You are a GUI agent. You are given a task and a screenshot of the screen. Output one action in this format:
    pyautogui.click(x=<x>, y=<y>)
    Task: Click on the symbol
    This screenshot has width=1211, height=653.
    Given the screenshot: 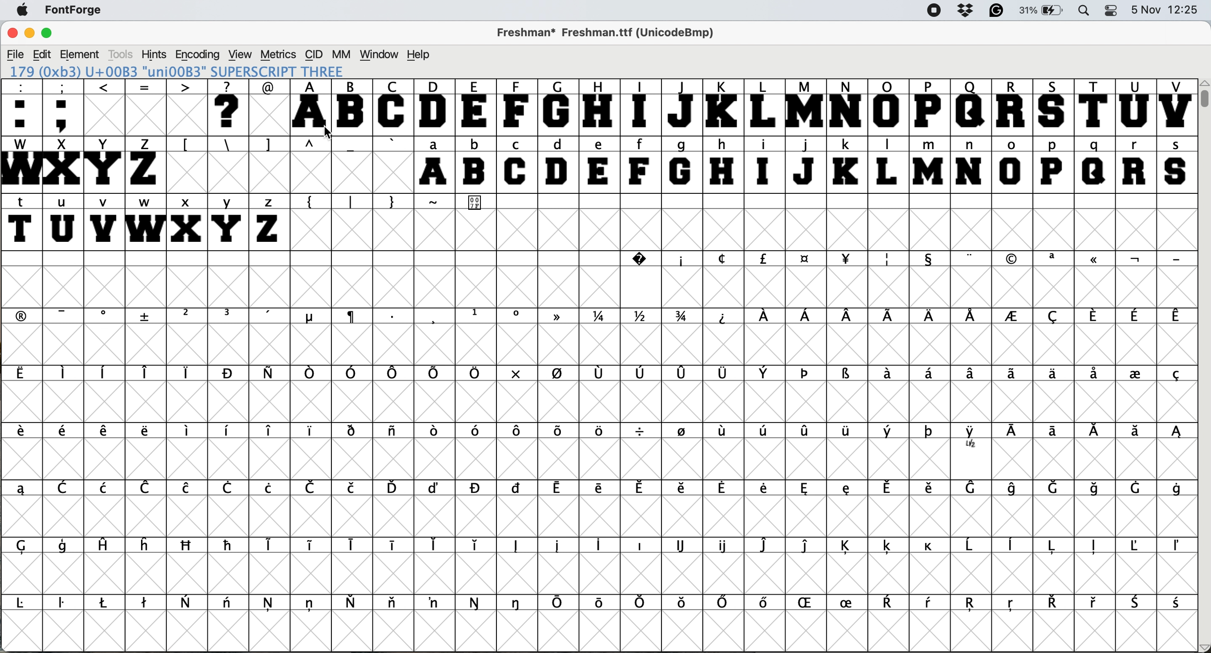 What is the action you would take?
    pyautogui.click(x=105, y=316)
    